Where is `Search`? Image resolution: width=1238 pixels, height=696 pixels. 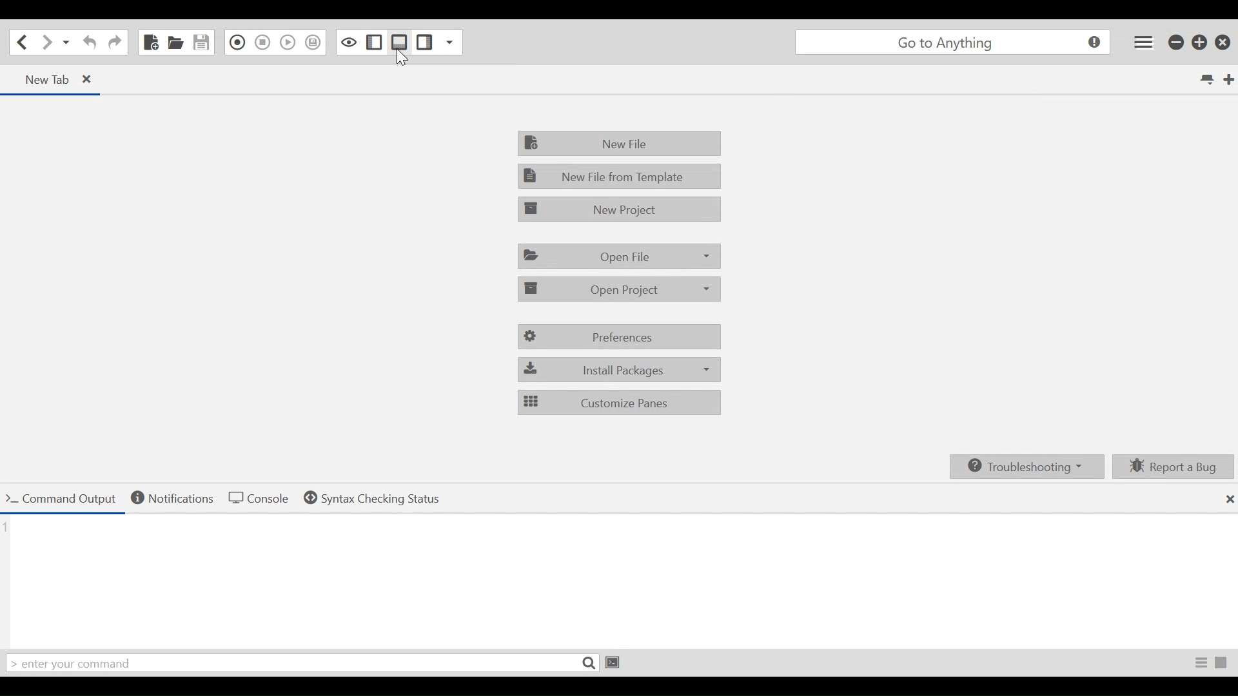
Search is located at coordinates (954, 41).